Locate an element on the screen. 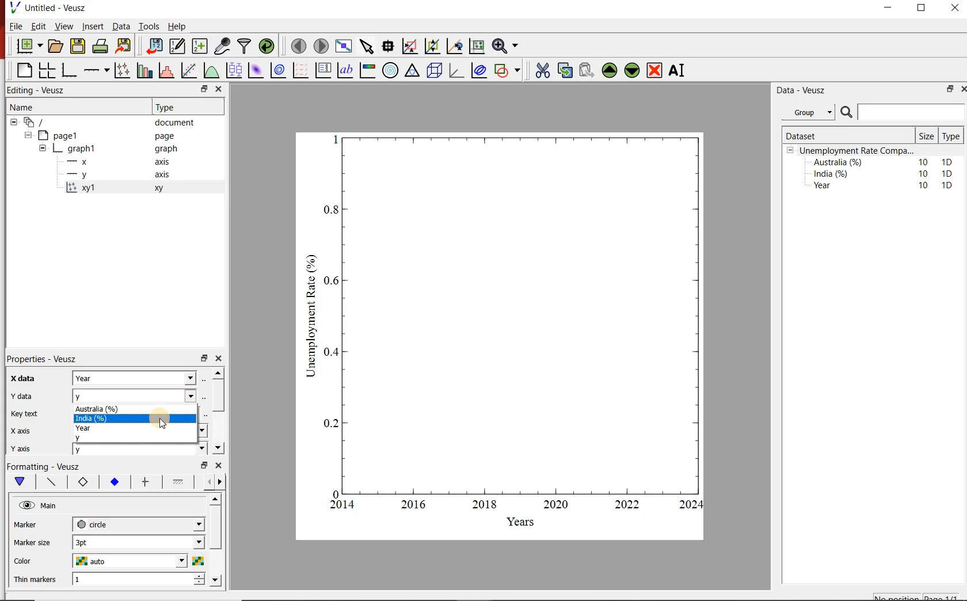 Image resolution: width=967 pixels, height=601 pixels. arrange graphs is located at coordinates (47, 70).